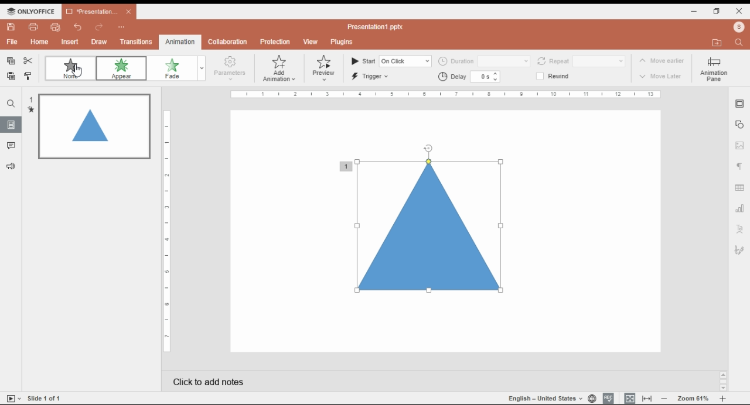 The width and height of the screenshot is (750, 405). Describe the element at coordinates (631, 399) in the screenshot. I see `fit to slide` at that location.